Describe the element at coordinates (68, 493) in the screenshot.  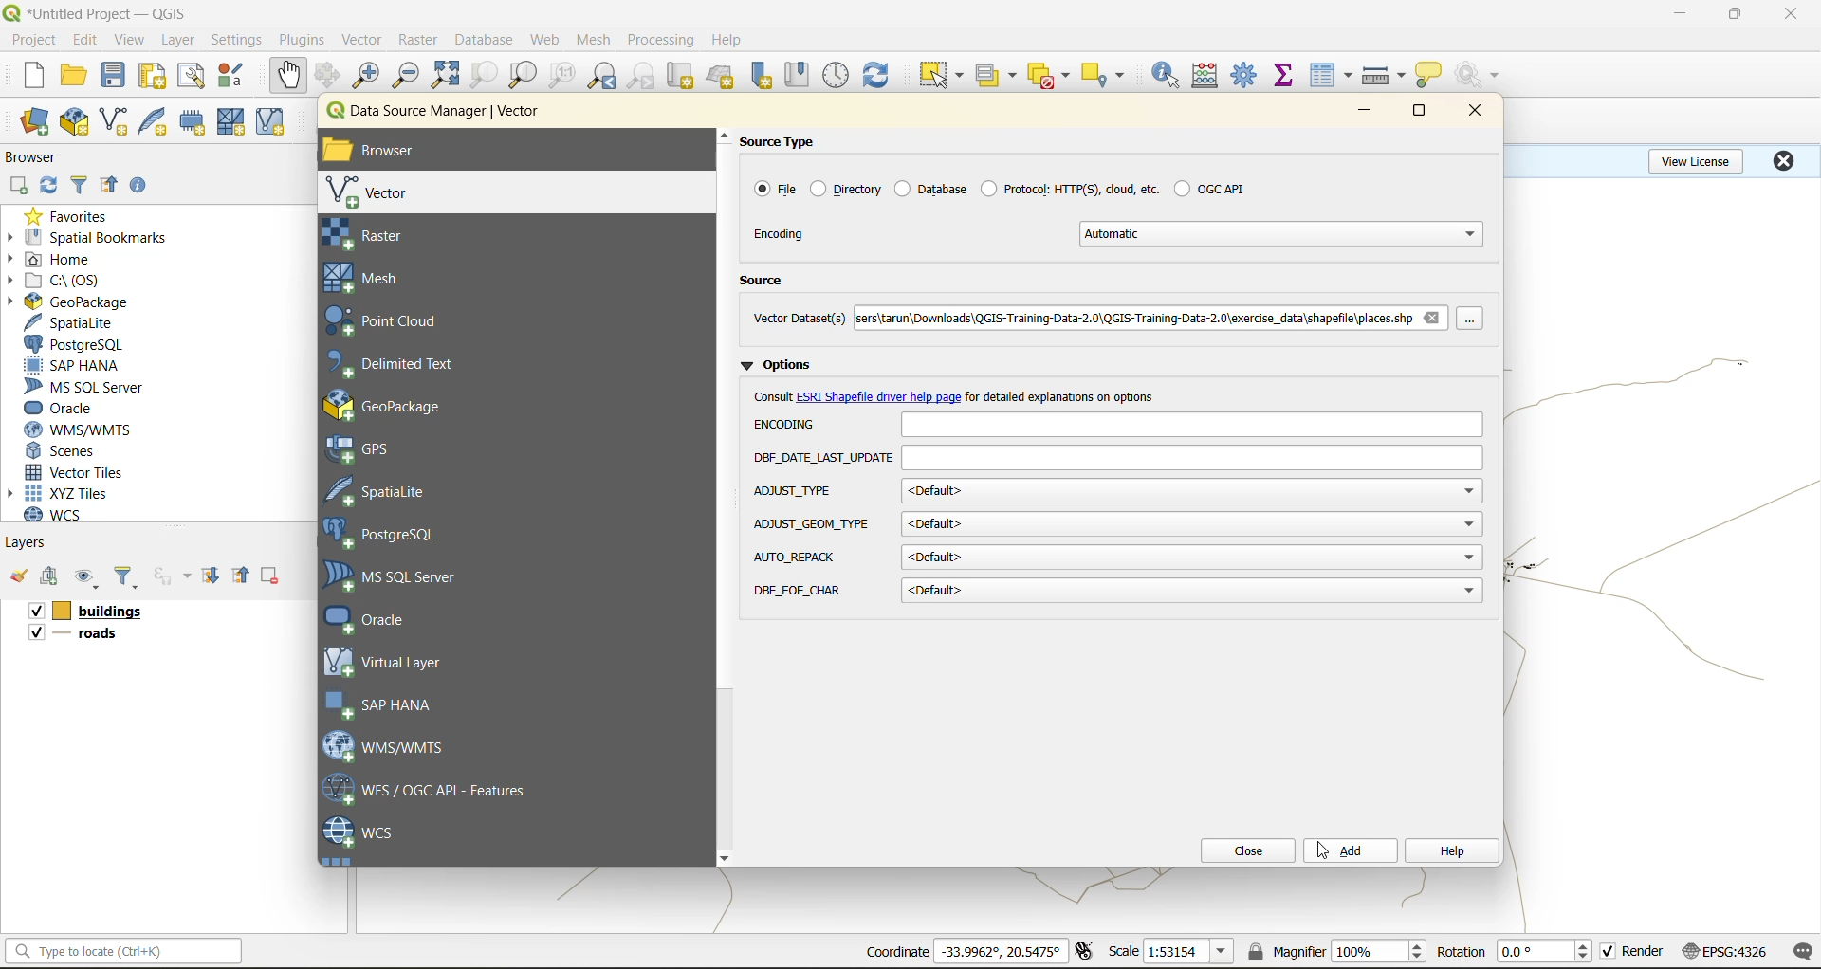
I see `xyz tiles` at that location.